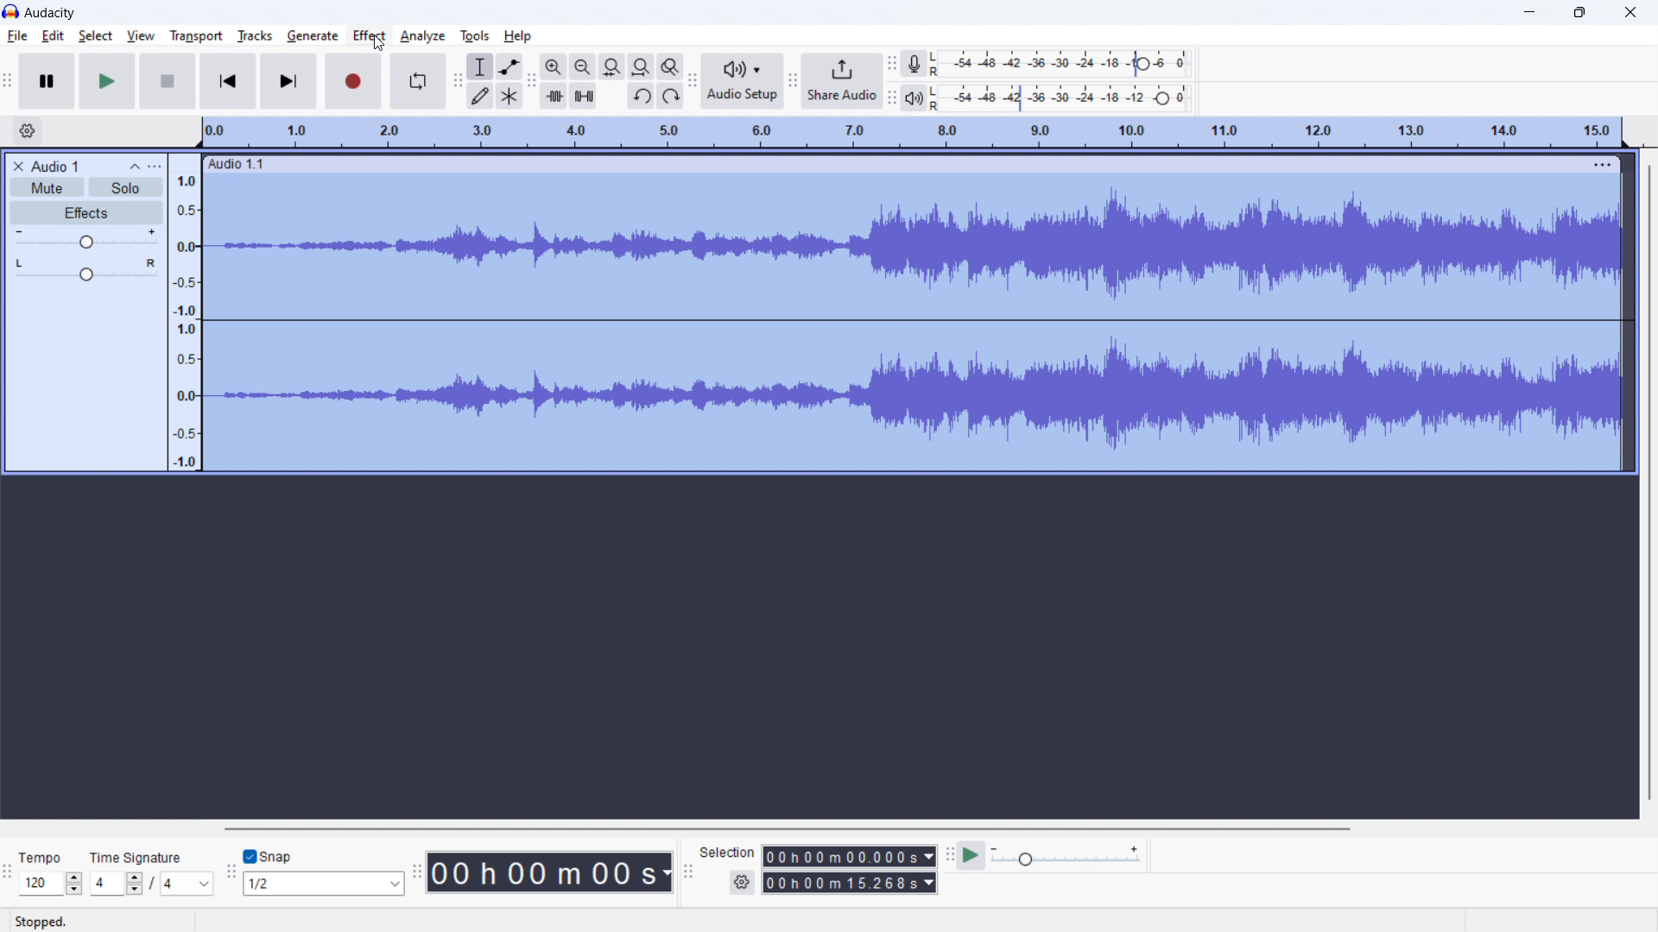 Image resolution: width=1658 pixels, height=932 pixels. What do you see at coordinates (850, 883) in the screenshot?
I see `00h00m15.268s (end time)` at bounding box center [850, 883].